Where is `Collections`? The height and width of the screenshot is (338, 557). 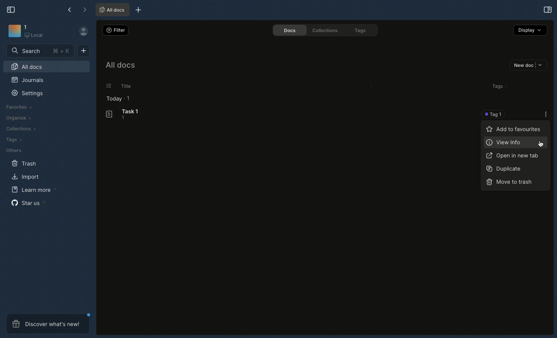 Collections is located at coordinates (21, 128).